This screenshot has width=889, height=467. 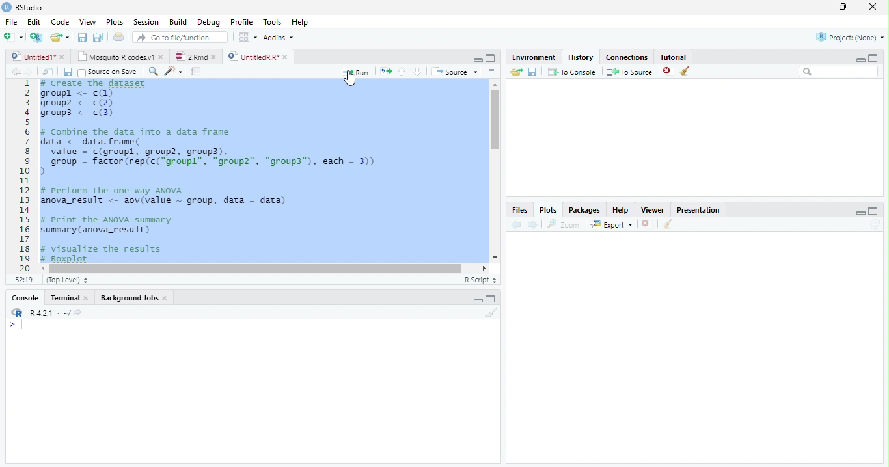 I want to click on Terminal, so click(x=70, y=298).